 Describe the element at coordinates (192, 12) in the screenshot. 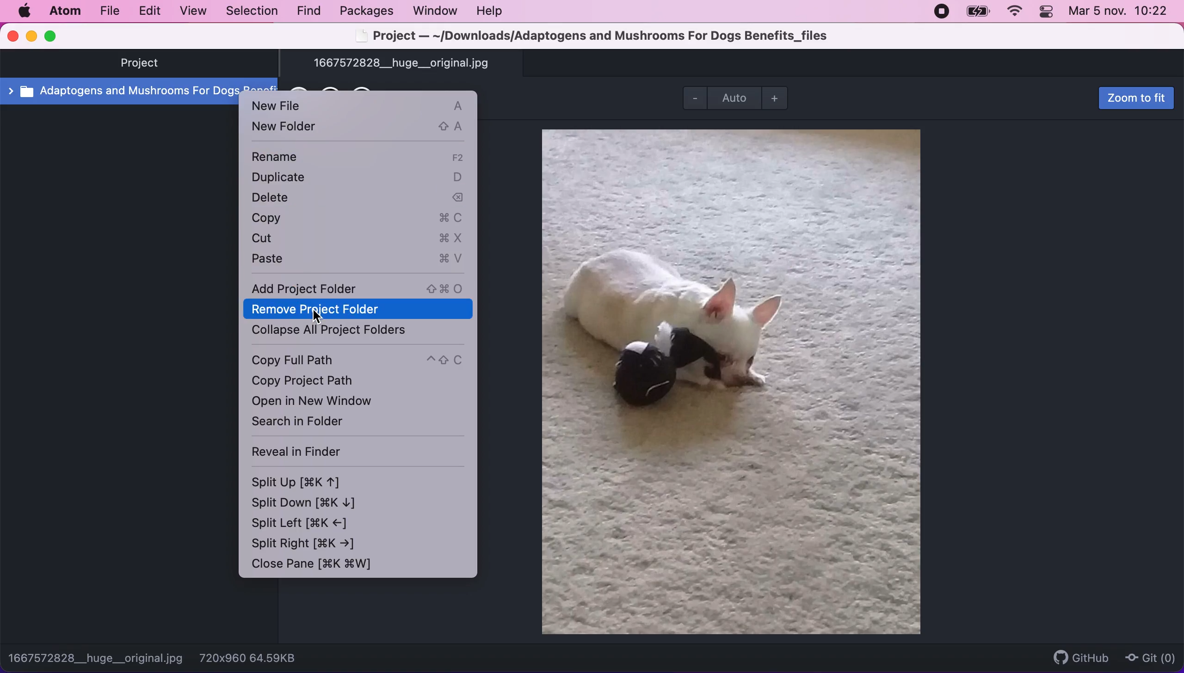

I see `view` at that location.